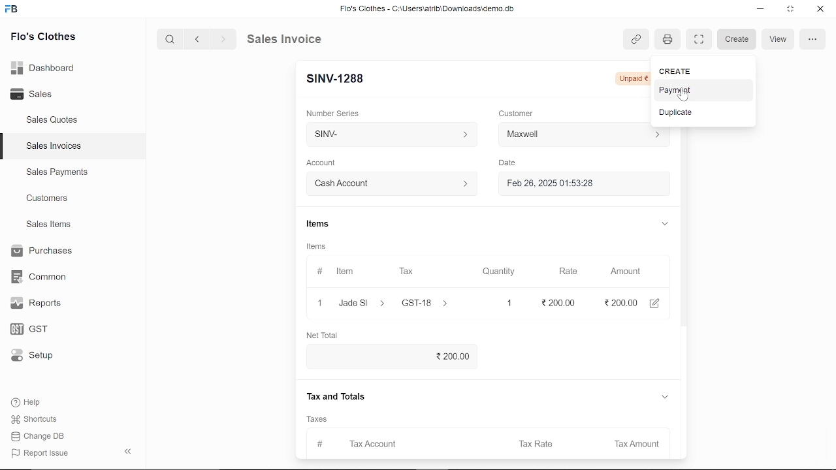 The image size is (836, 470). Describe the element at coordinates (686, 232) in the screenshot. I see `vertical scrollbar` at that location.